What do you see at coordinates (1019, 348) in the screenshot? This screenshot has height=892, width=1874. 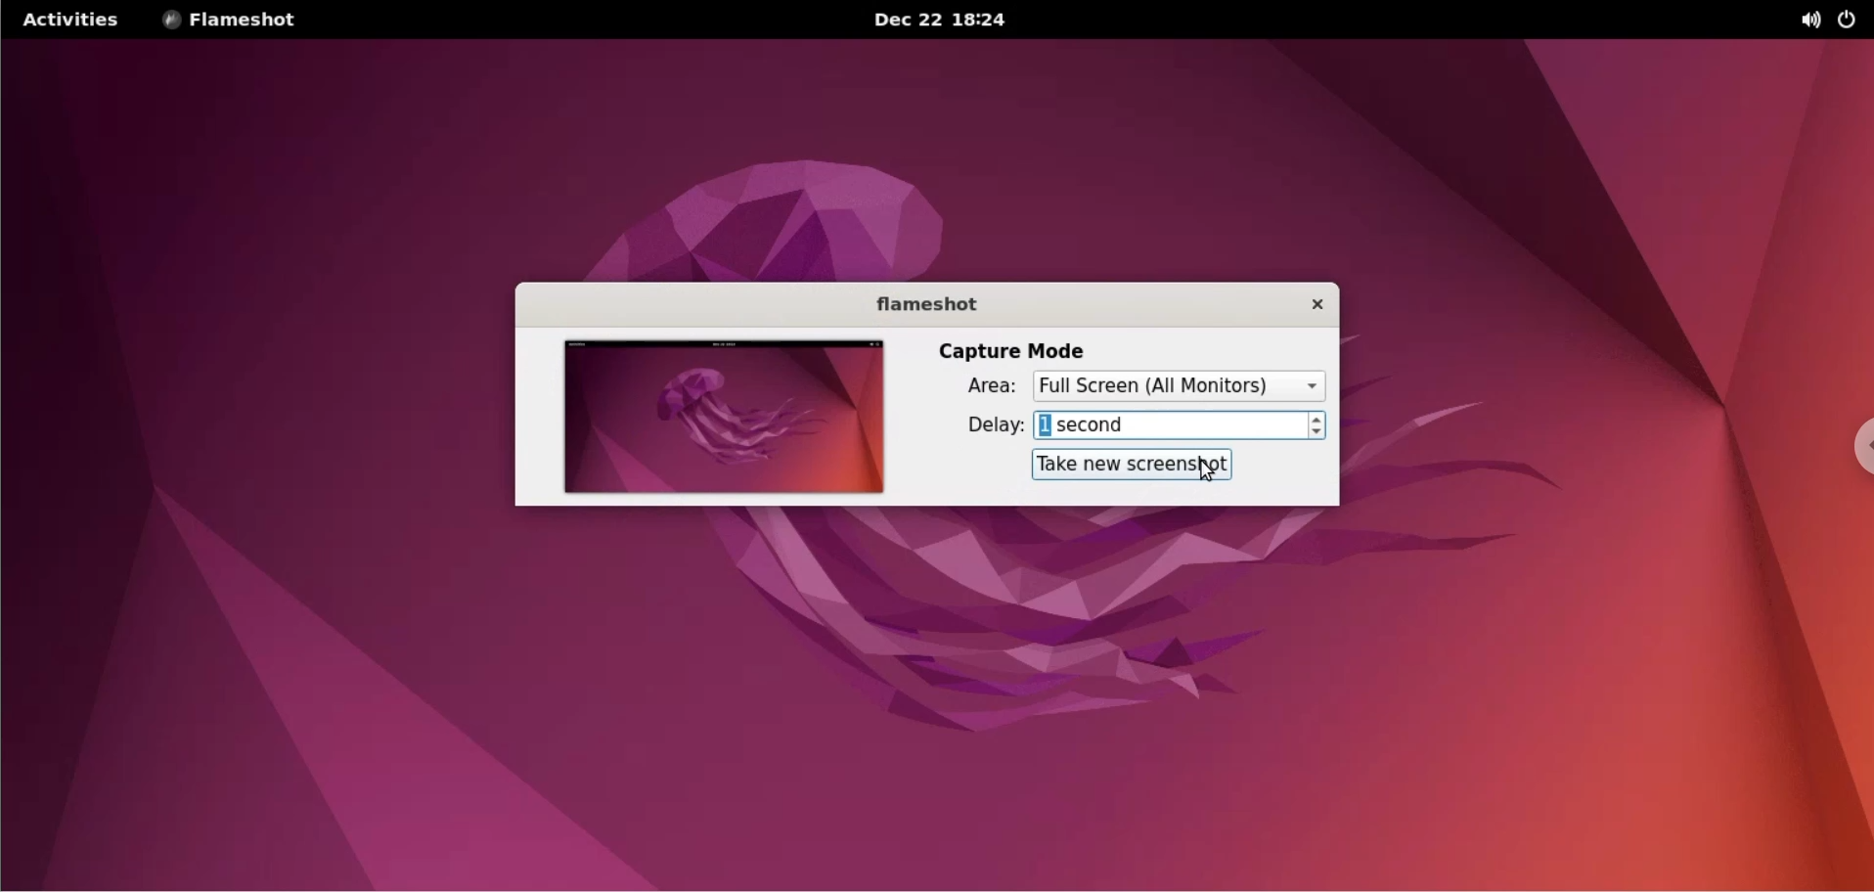 I see `capture mode label` at bounding box center [1019, 348].